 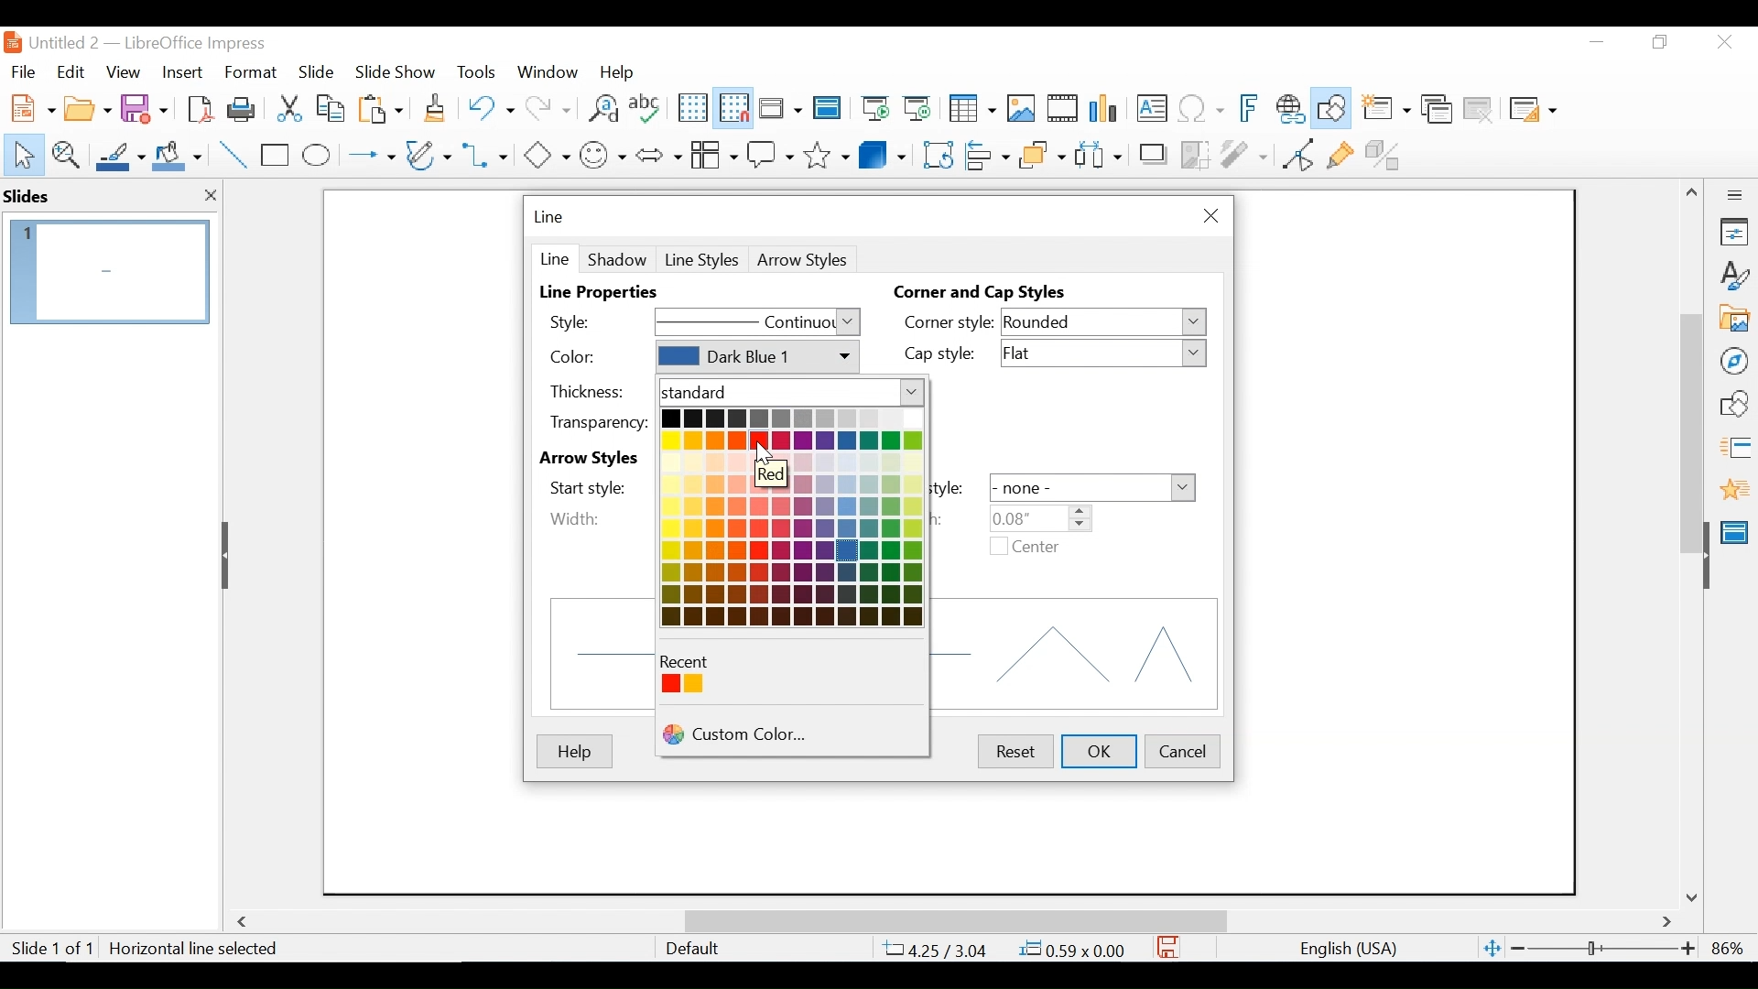 I want to click on Galler, so click(x=1733, y=320).